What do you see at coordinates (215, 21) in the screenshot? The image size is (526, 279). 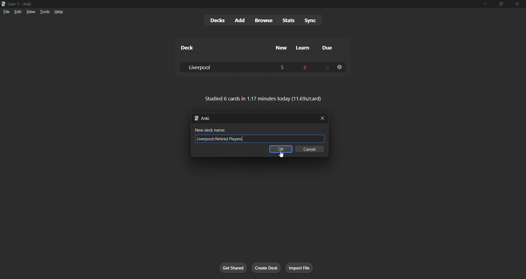 I see `decks` at bounding box center [215, 21].